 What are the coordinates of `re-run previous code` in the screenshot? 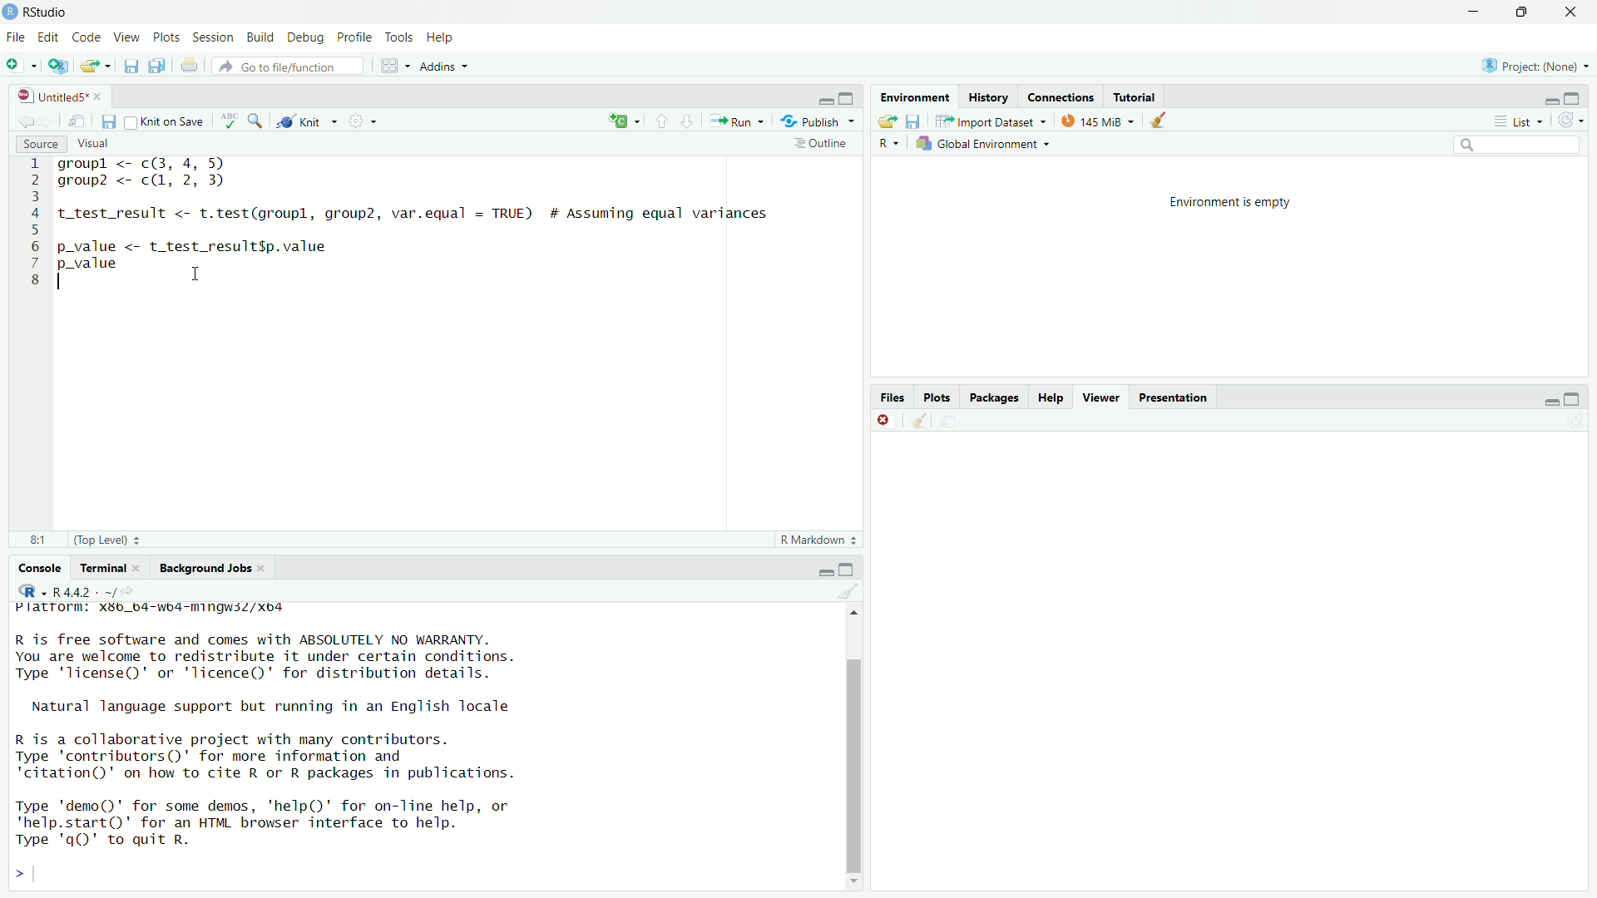 It's located at (623, 121).